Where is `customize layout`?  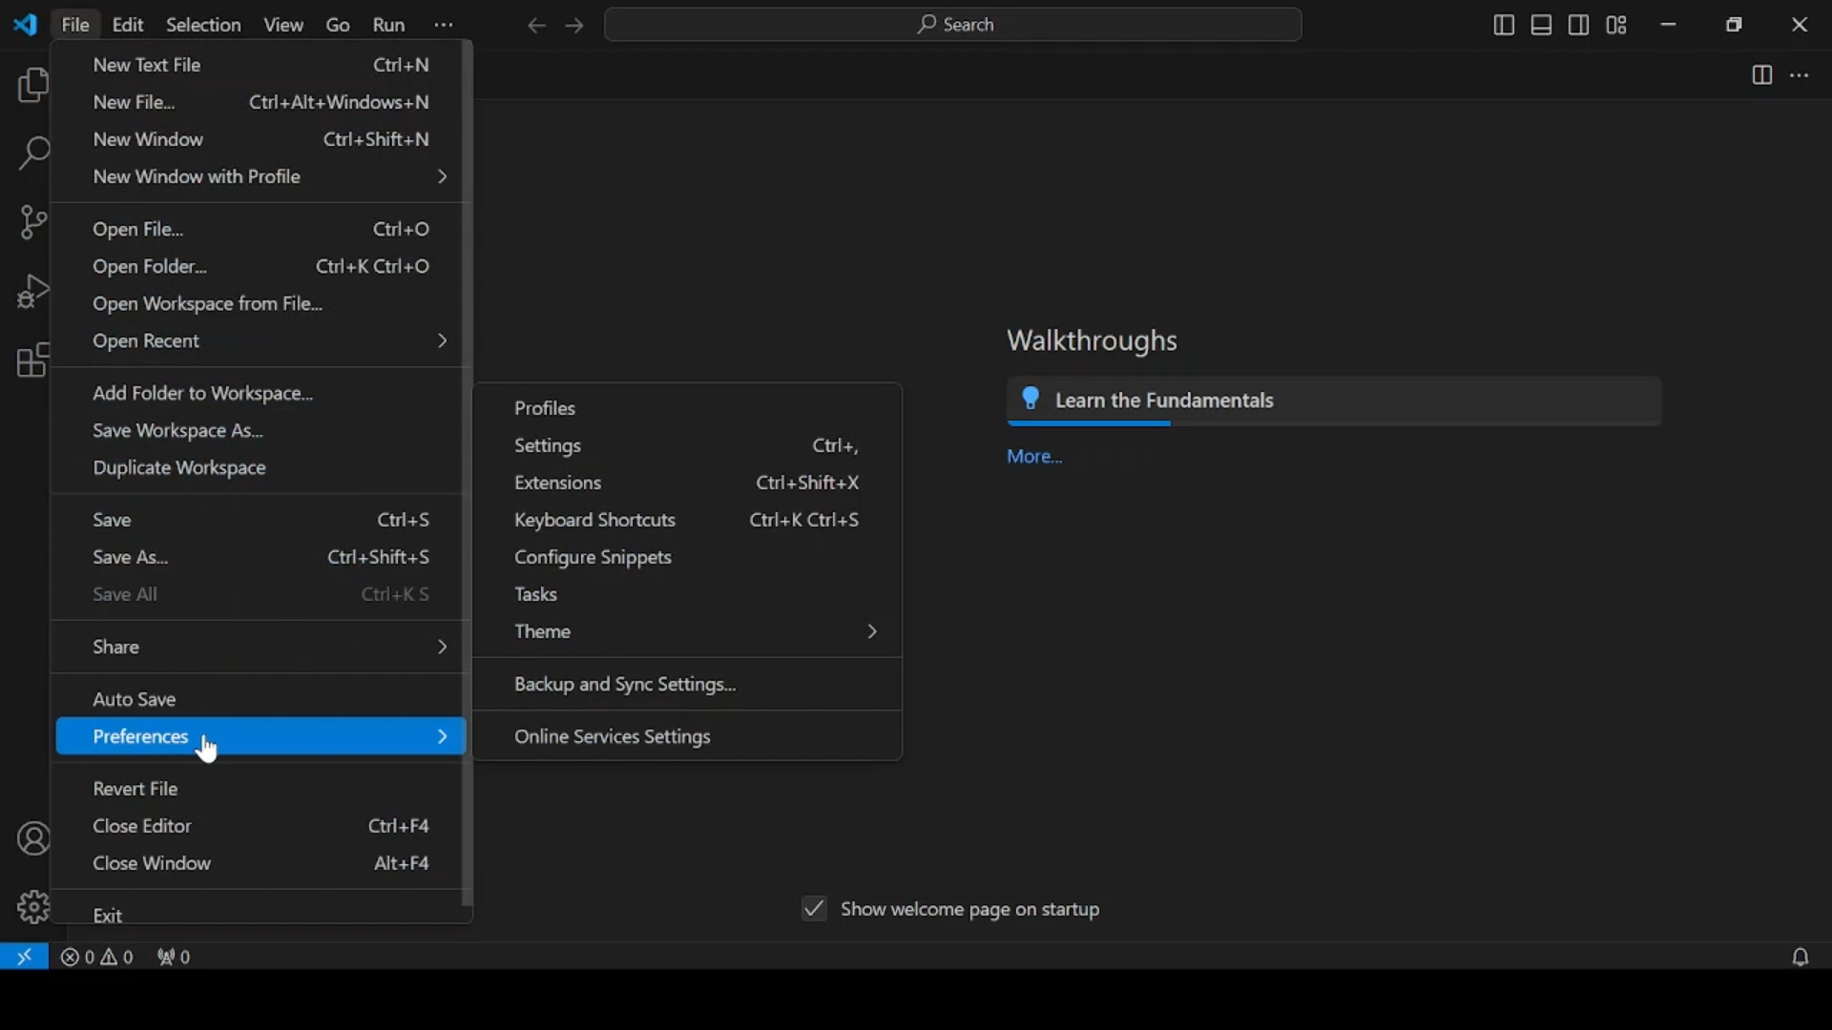 customize layout is located at coordinates (1616, 26).